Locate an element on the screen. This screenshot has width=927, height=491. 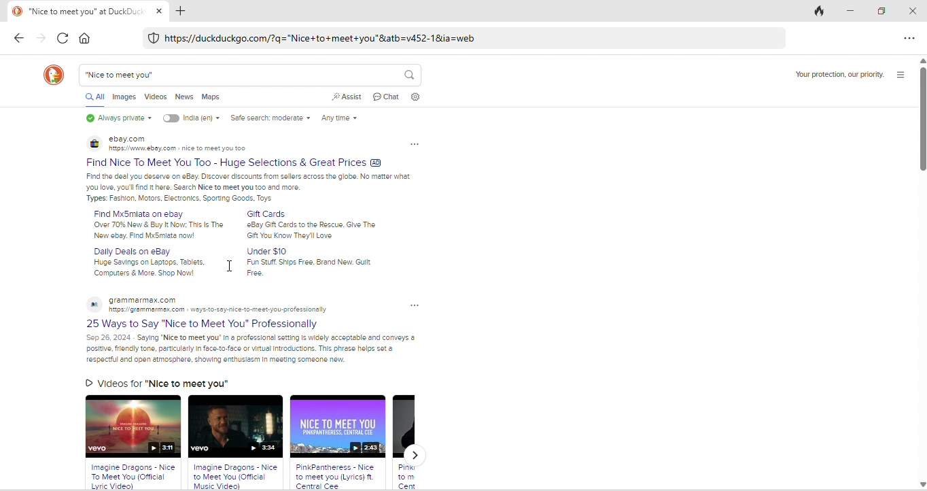
© Videos for "Nice to meet you" is located at coordinates (156, 382).